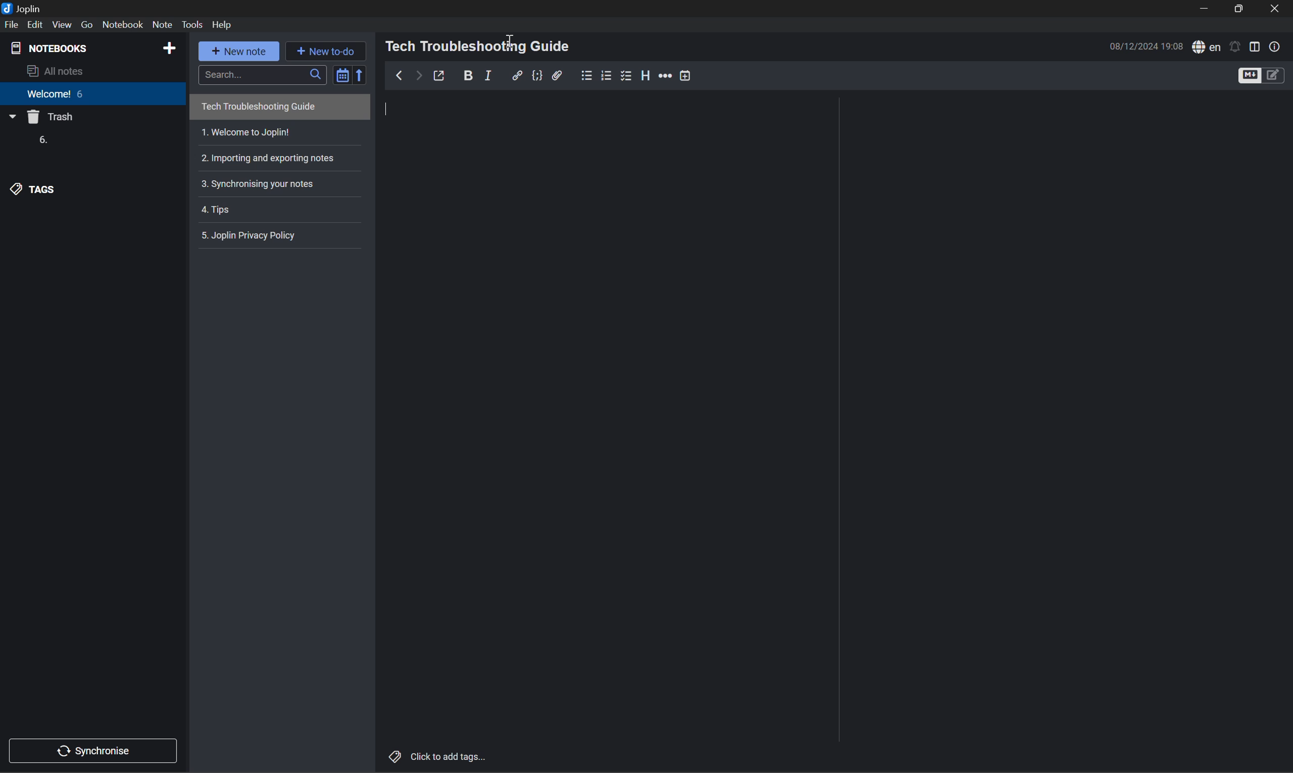  What do you see at coordinates (35, 189) in the screenshot?
I see `TAGS` at bounding box center [35, 189].